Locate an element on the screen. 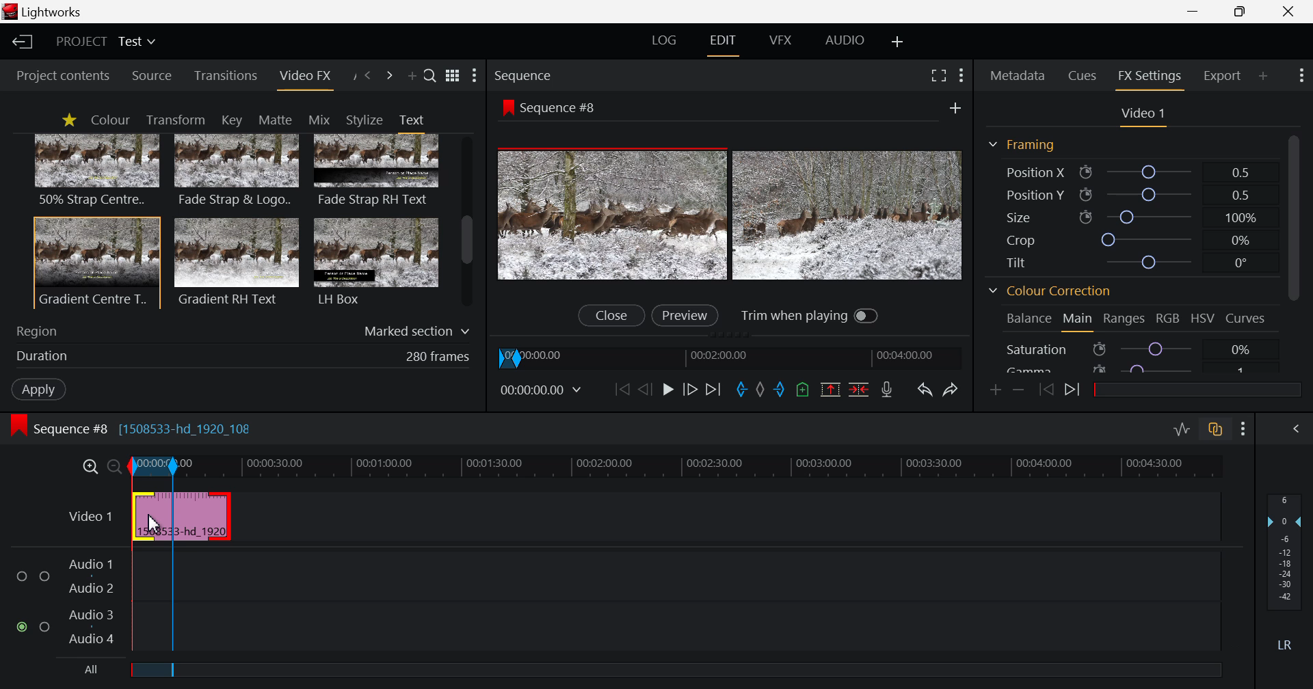 The width and height of the screenshot is (1313, 689). Lightworks is located at coordinates (49, 12).